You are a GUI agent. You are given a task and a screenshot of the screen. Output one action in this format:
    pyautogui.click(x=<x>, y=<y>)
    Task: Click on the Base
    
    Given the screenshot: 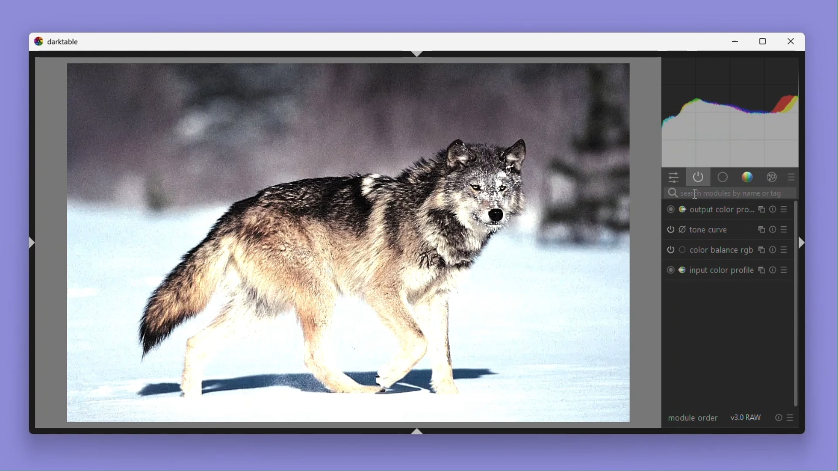 What is the action you would take?
    pyautogui.click(x=723, y=177)
    